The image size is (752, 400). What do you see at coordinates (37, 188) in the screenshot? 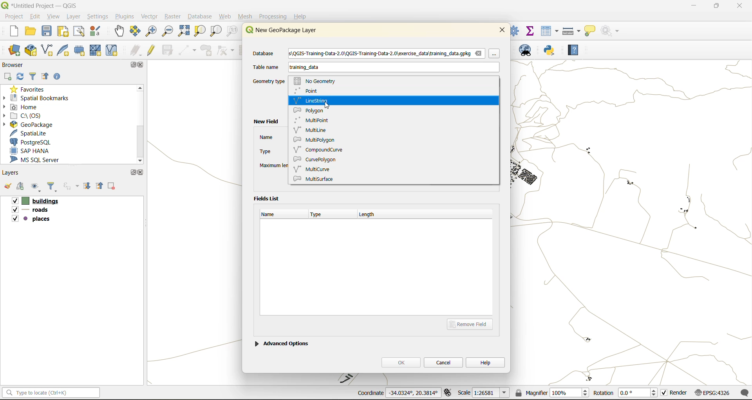
I see `manage map` at bounding box center [37, 188].